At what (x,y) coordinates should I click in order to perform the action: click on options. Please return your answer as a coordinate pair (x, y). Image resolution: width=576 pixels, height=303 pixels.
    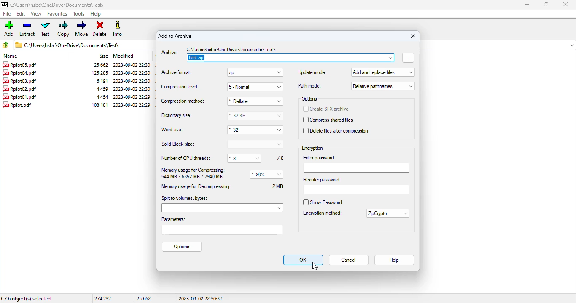
    Looking at the image, I should click on (182, 247).